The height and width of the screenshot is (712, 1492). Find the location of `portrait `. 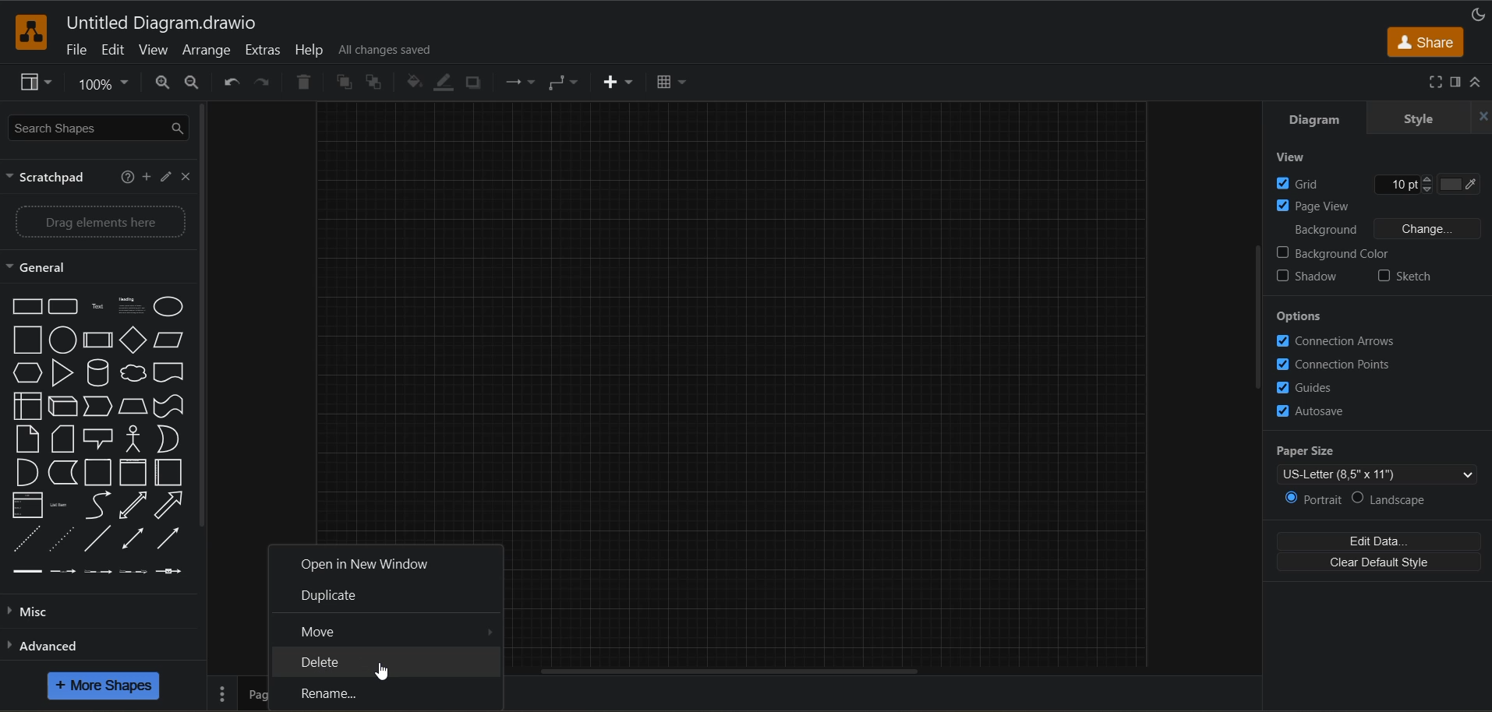

portrait  is located at coordinates (1314, 499).